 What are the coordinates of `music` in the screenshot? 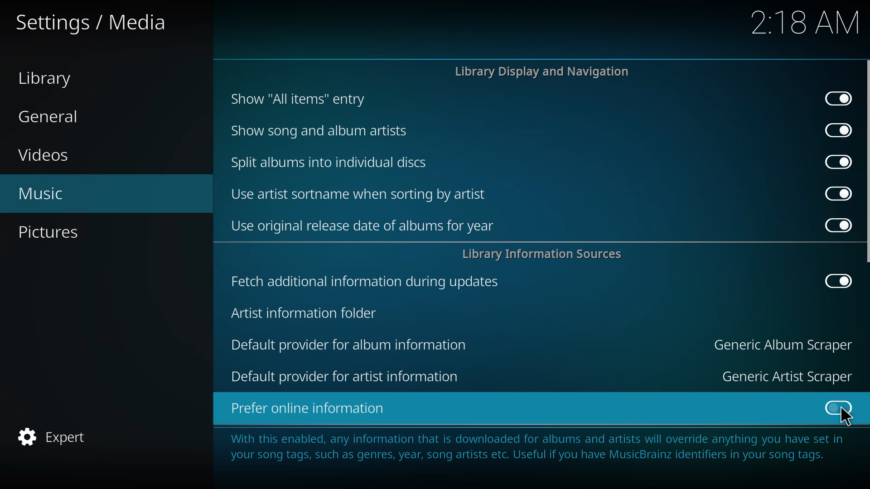 It's located at (44, 193).